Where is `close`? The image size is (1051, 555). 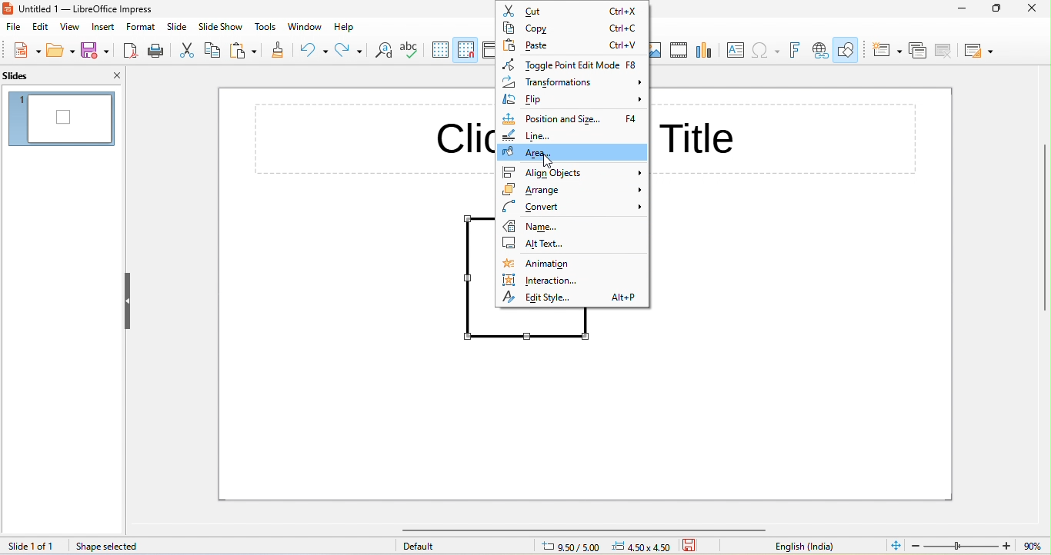
close is located at coordinates (1035, 9).